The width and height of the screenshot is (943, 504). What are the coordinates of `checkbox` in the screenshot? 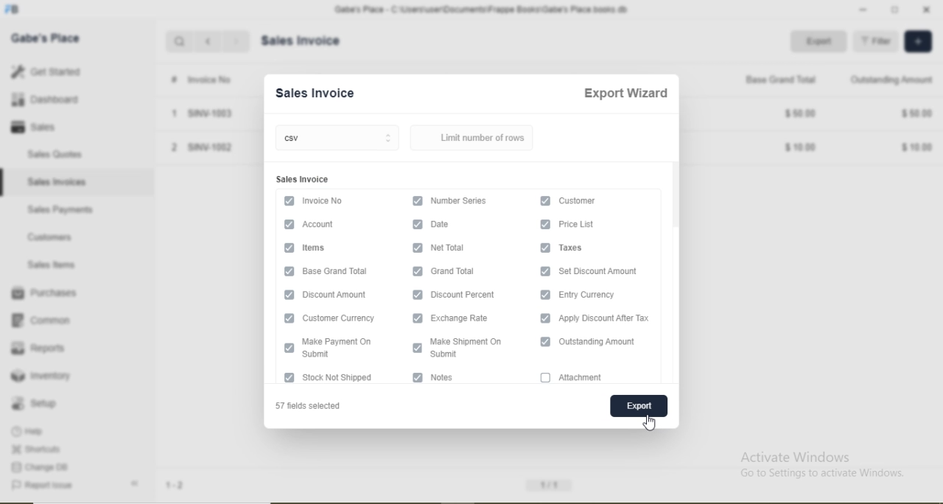 It's located at (289, 347).